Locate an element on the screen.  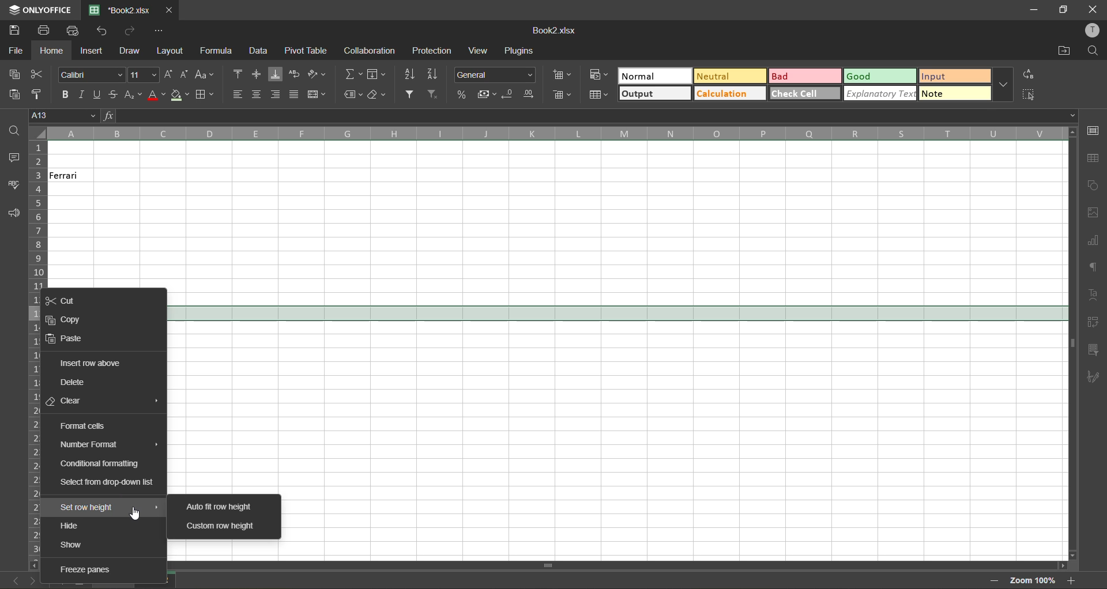
Ferrari is located at coordinates (73, 176).